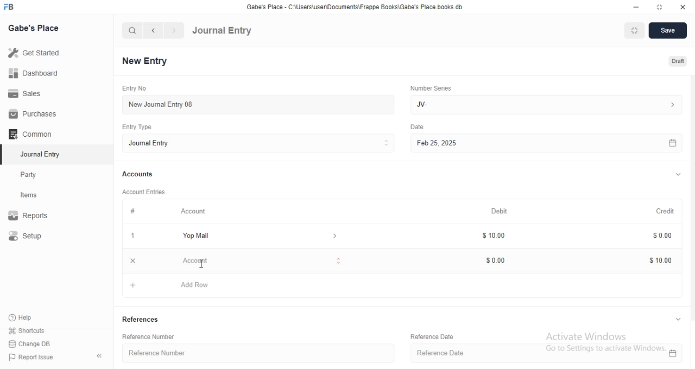 The height and width of the screenshot is (369, 695). I want to click on Help, so click(34, 317).